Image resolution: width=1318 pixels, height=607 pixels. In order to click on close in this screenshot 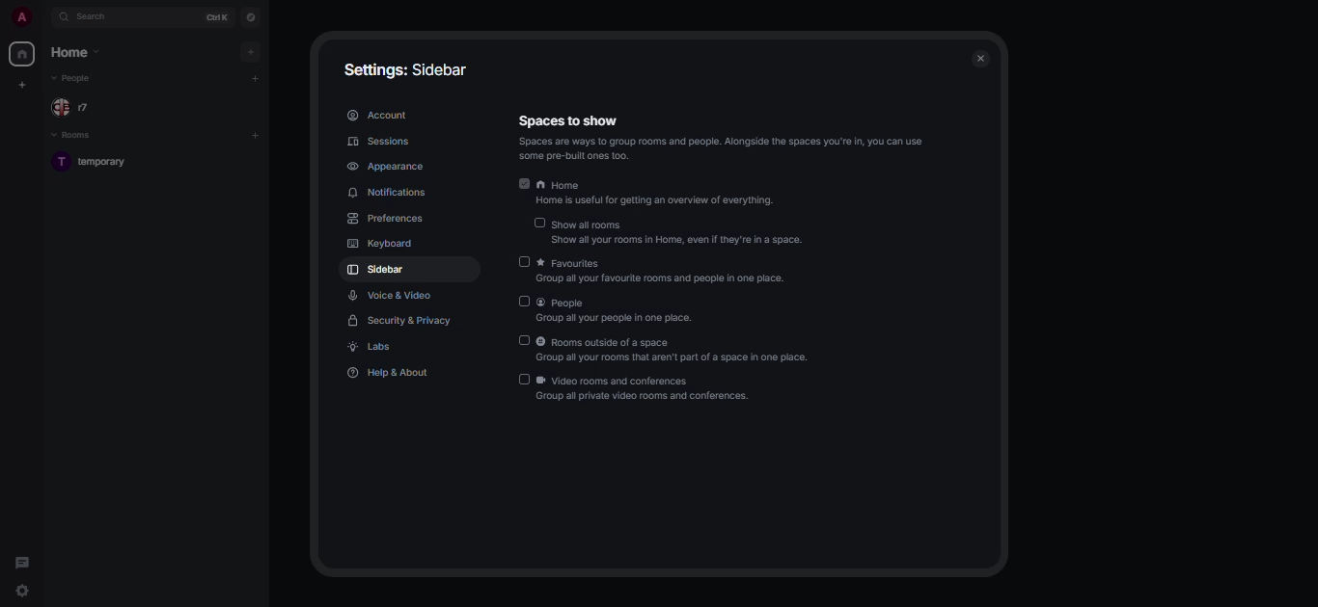, I will do `click(984, 57)`.